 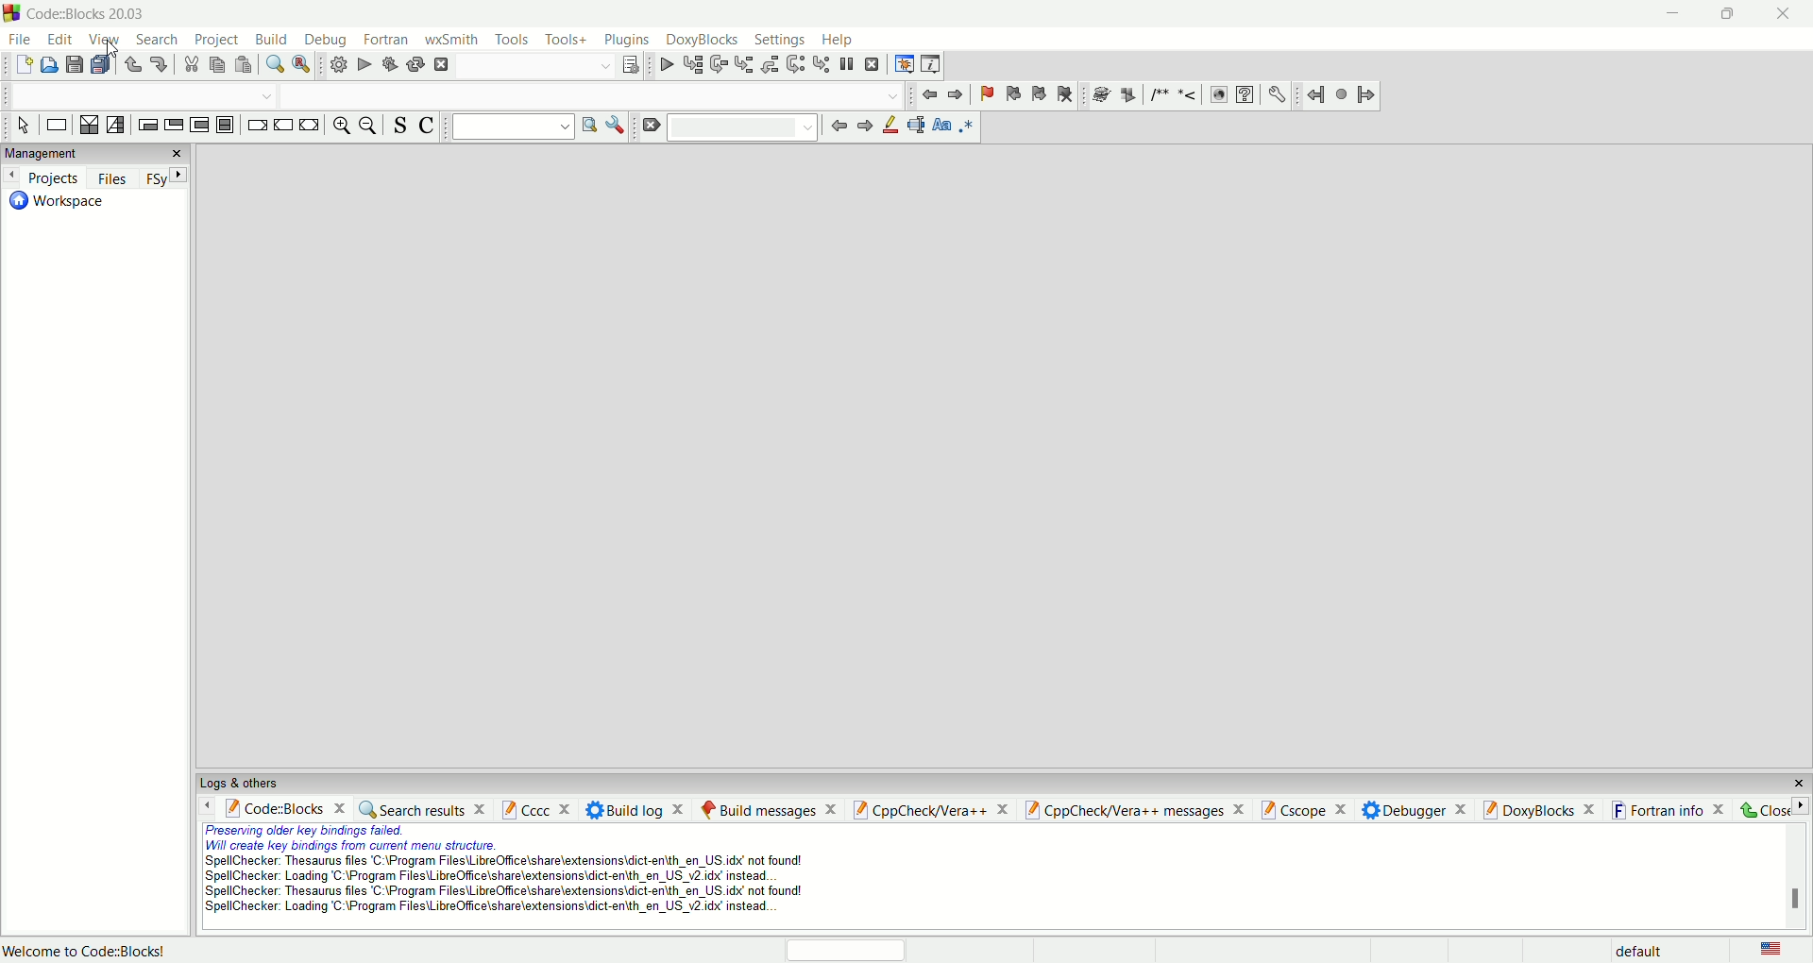 What do you see at coordinates (453, 40) in the screenshot?
I see `wxSmith` at bounding box center [453, 40].